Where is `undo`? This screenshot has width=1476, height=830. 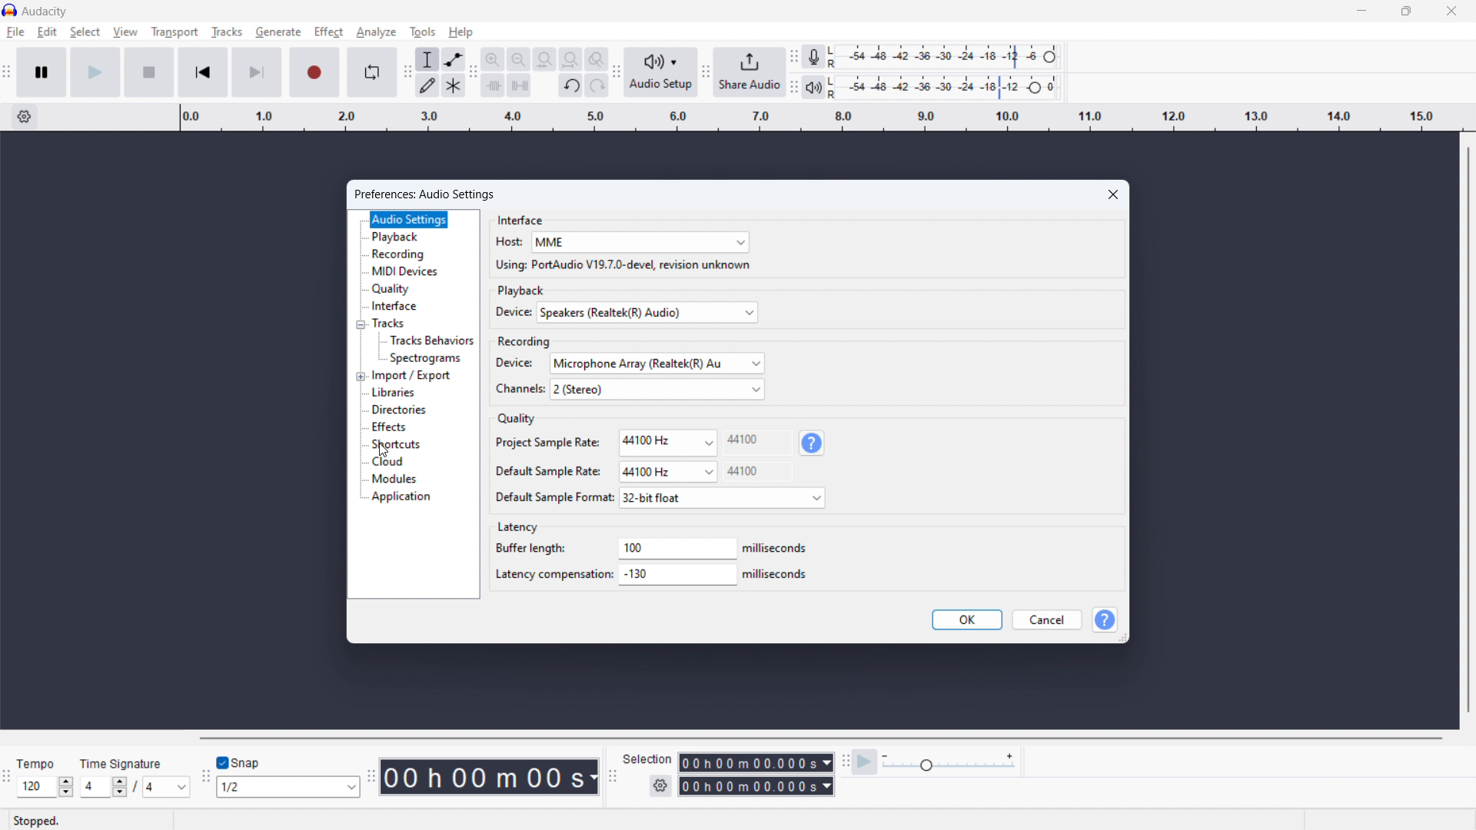 undo is located at coordinates (571, 86).